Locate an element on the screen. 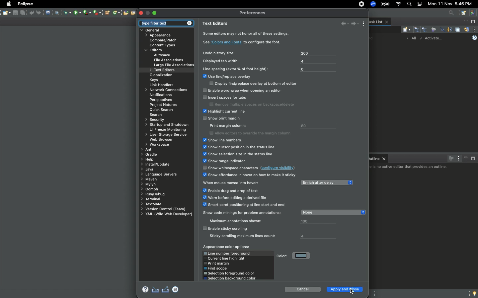 Image resolution: width=478 pixels, height=298 pixels. File is located at coordinates (50, 13).